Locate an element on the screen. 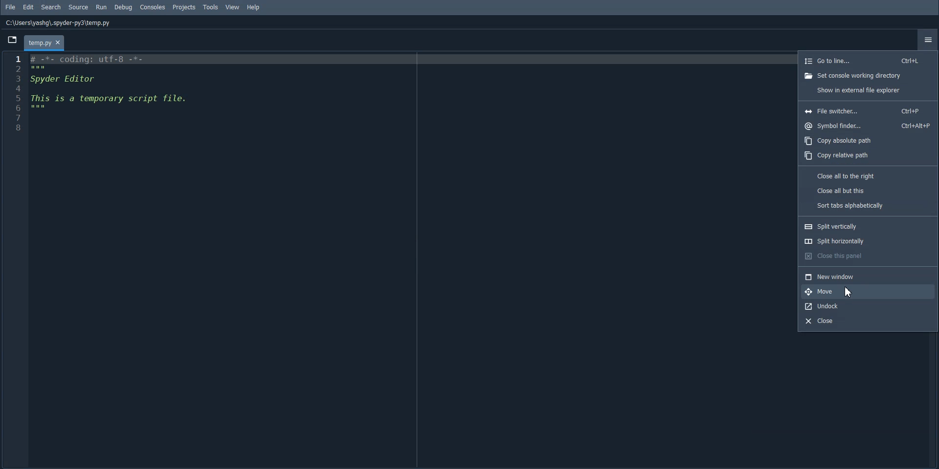  Run is located at coordinates (101, 7).